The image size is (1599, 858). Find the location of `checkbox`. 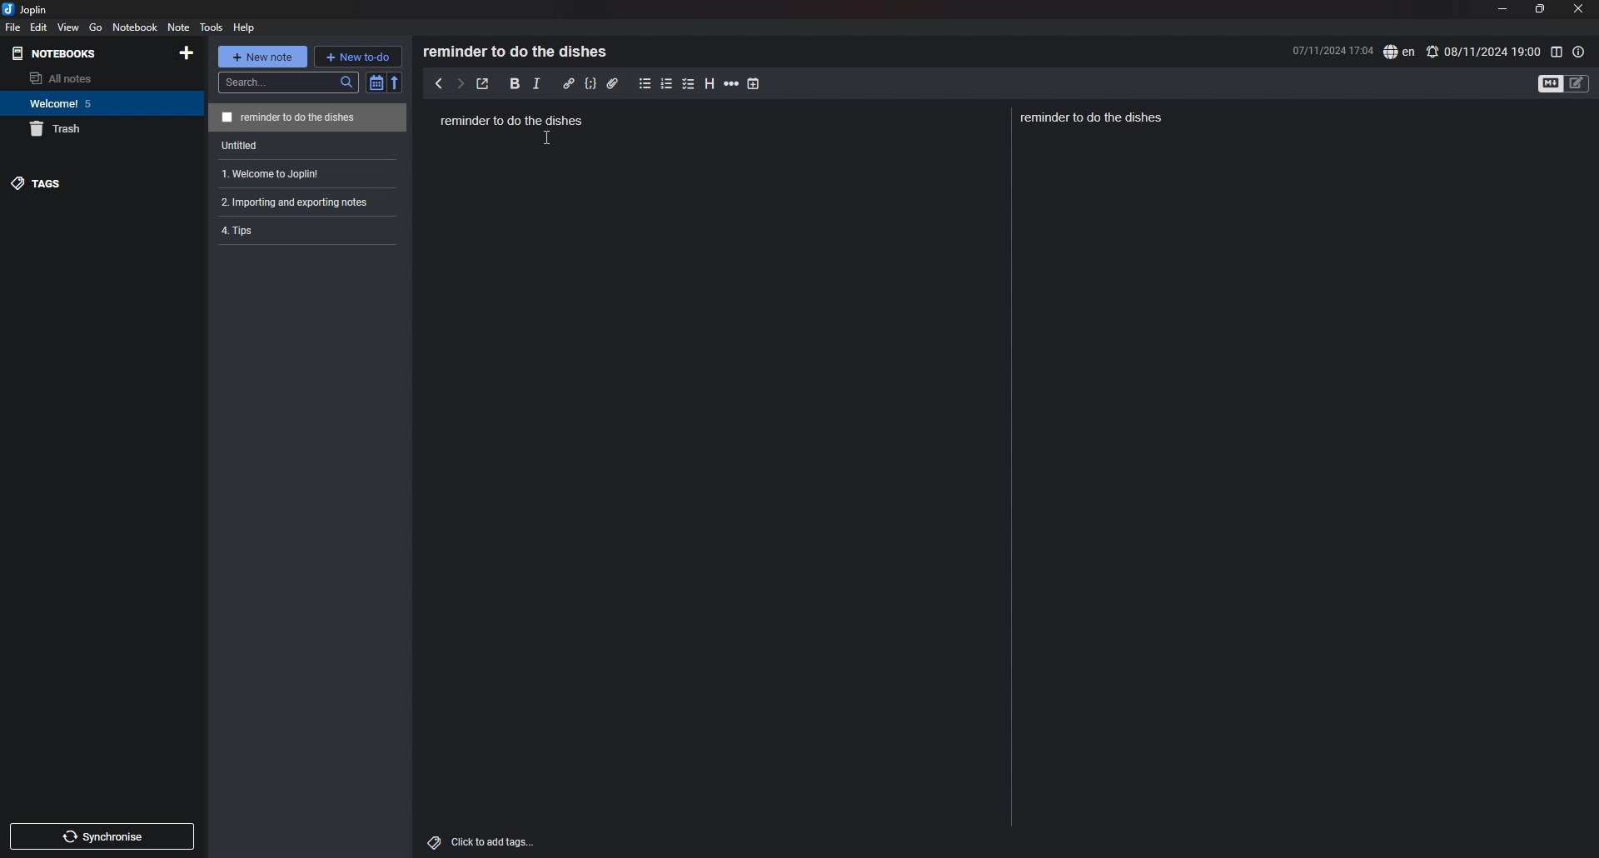

checkbox is located at coordinates (690, 84).